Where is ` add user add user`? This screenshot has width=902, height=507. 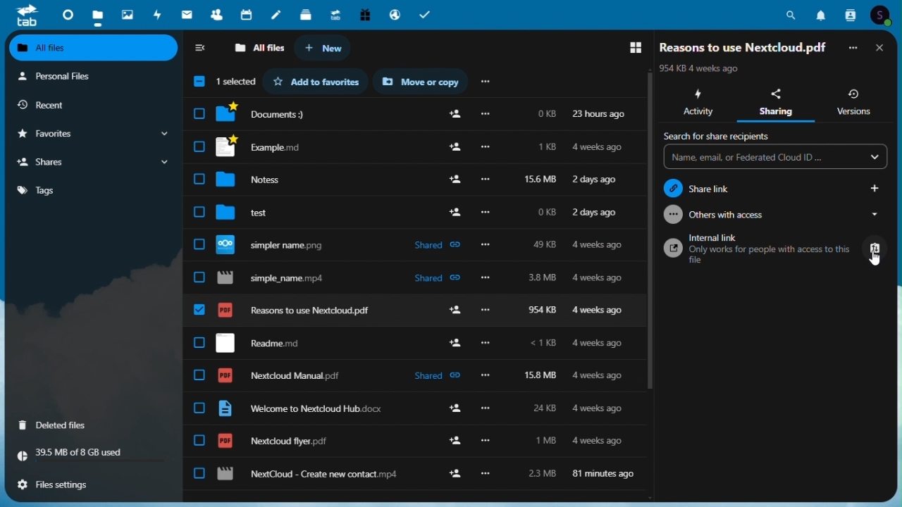
 add user add user is located at coordinates (455, 340).